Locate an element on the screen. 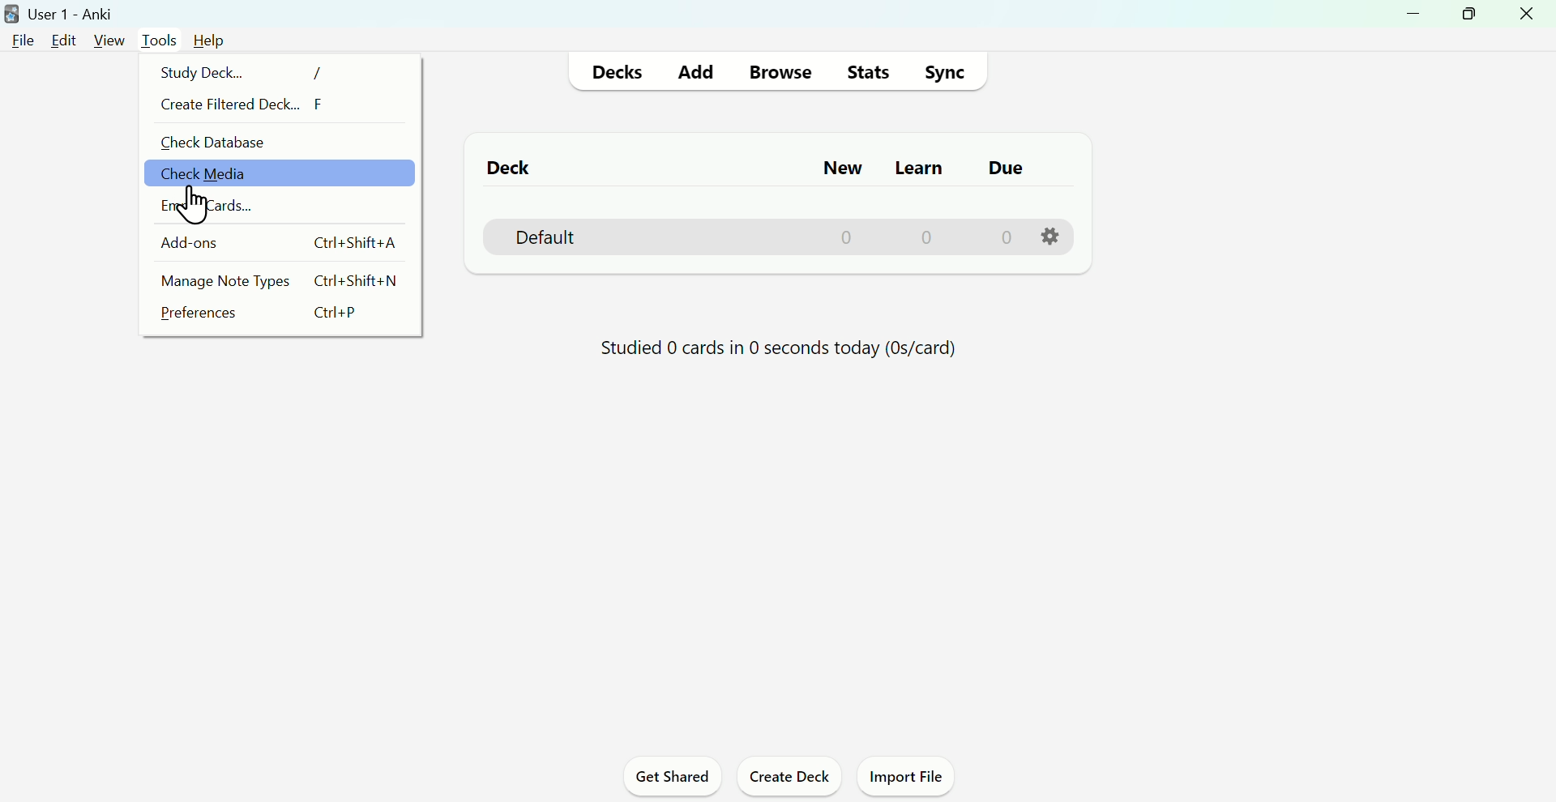 Image resolution: width=1556 pixels, height=802 pixels. Add is located at coordinates (695, 70).